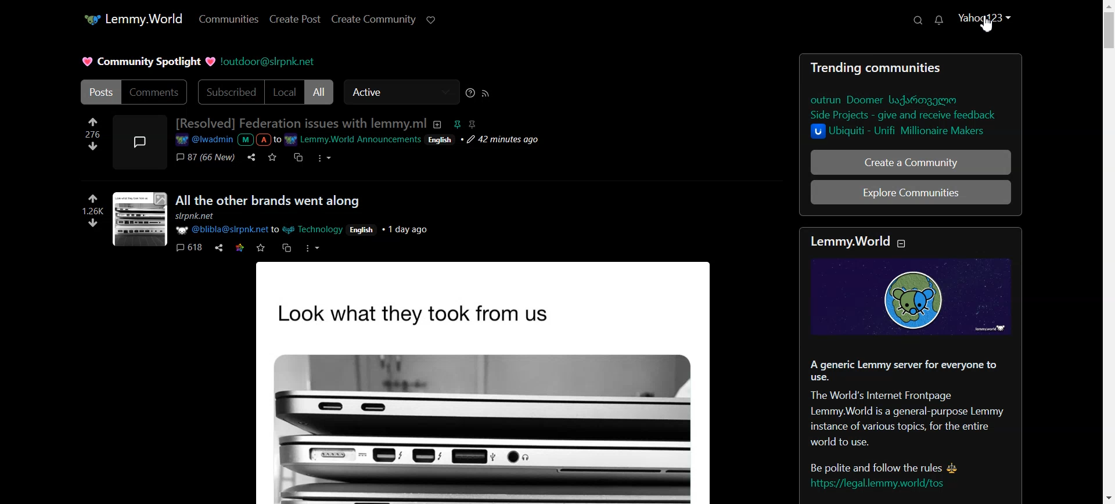 The height and width of the screenshot is (504, 1115). Describe the element at coordinates (271, 157) in the screenshot. I see `Save` at that location.